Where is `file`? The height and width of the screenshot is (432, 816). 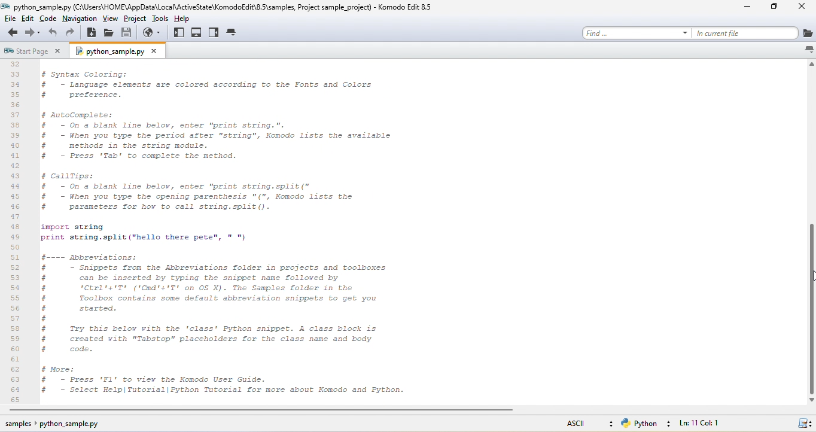
file is located at coordinates (13, 19).